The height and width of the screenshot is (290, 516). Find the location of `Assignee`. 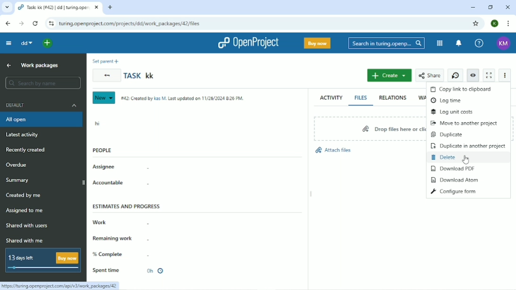

Assignee is located at coordinates (122, 168).